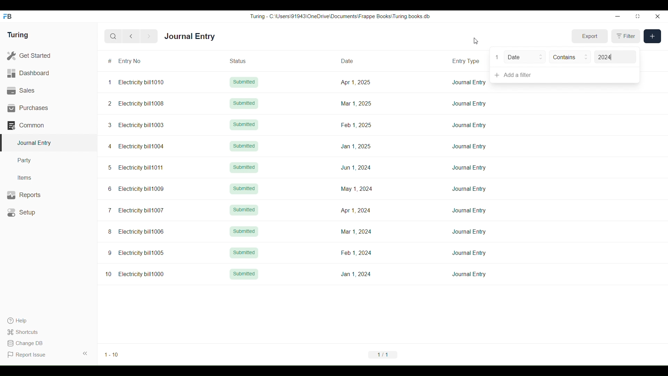  Describe the element at coordinates (383, 354) in the screenshot. I see `1/1` at that location.